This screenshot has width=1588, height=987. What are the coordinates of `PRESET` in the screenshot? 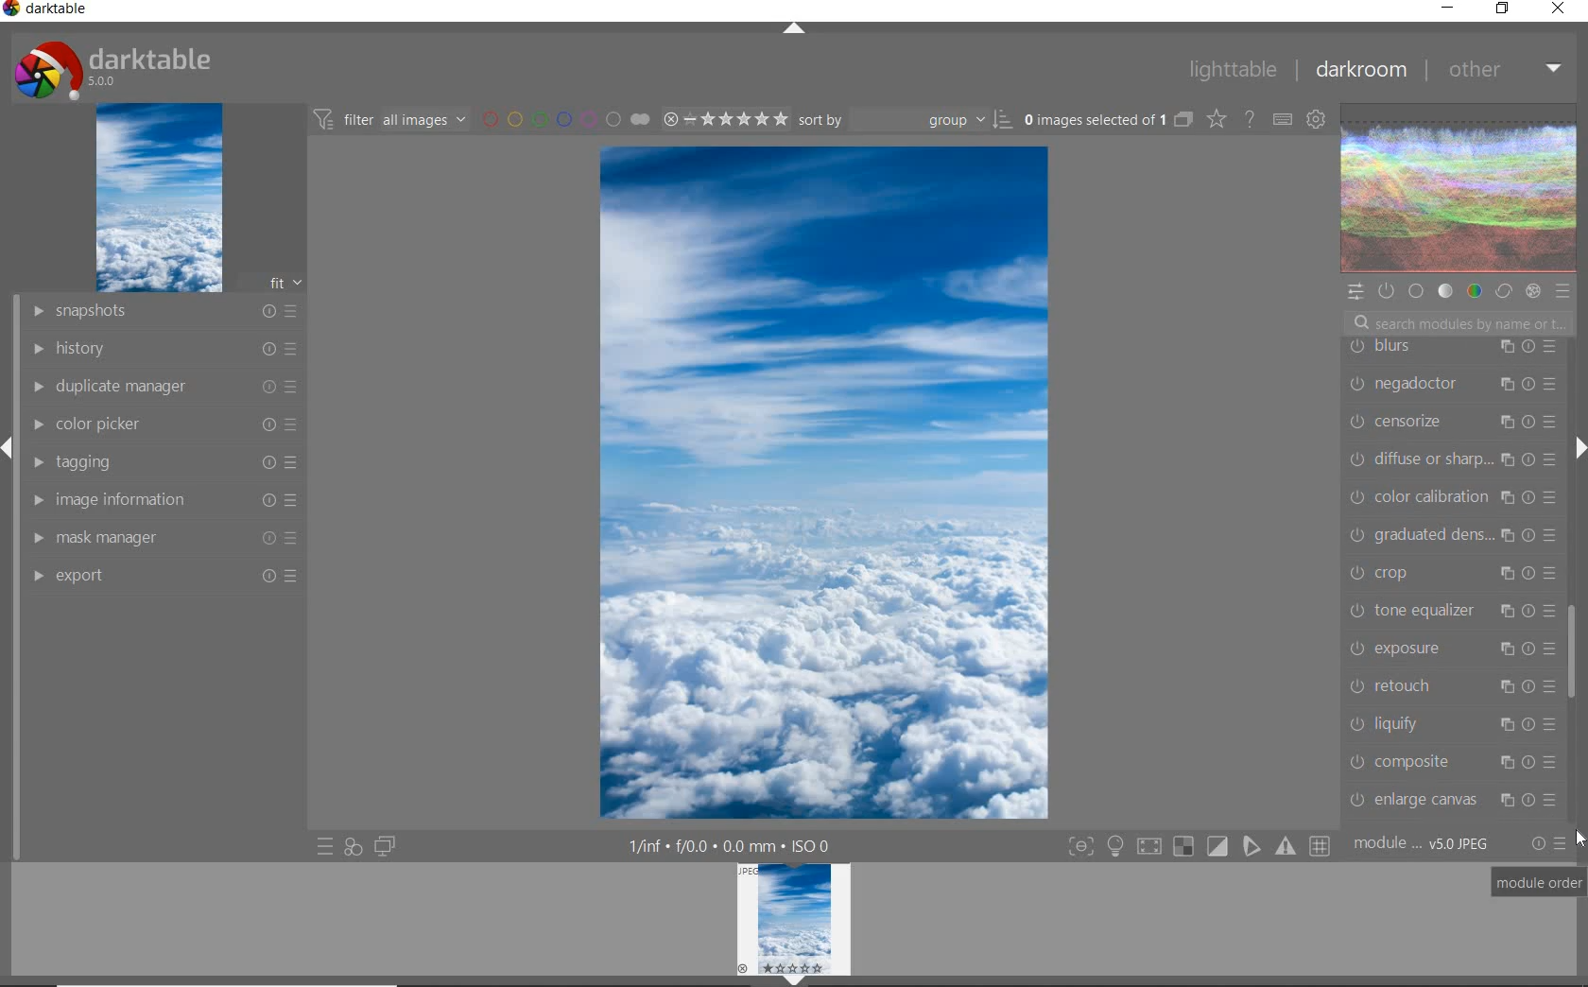 It's located at (1563, 291).